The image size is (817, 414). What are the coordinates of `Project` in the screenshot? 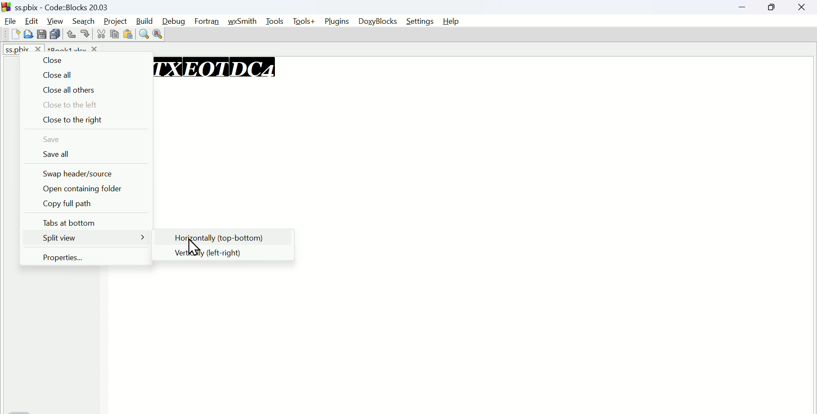 It's located at (114, 20).